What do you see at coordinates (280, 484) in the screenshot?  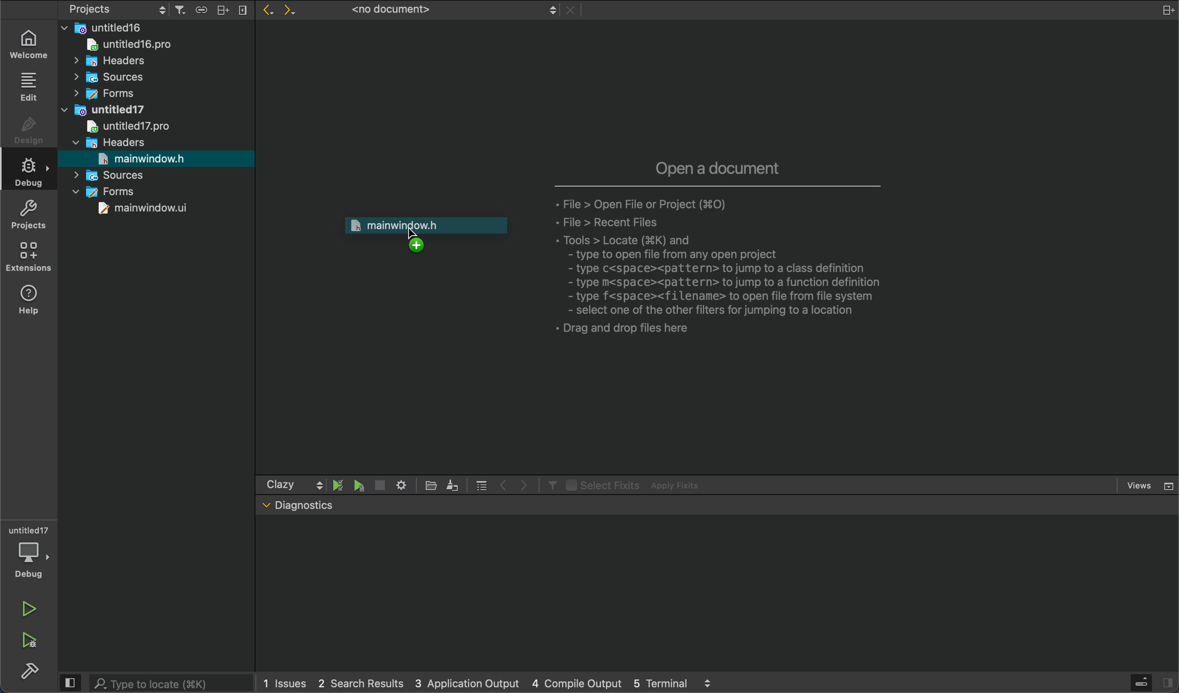 I see `Clazy` at bounding box center [280, 484].